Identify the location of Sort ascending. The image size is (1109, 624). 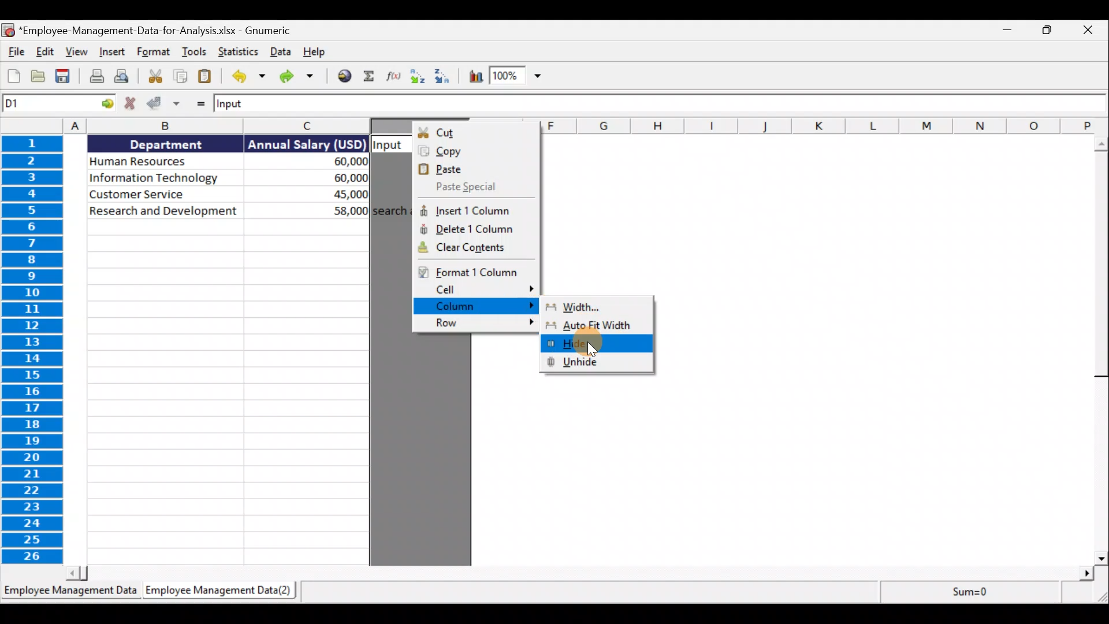
(415, 78).